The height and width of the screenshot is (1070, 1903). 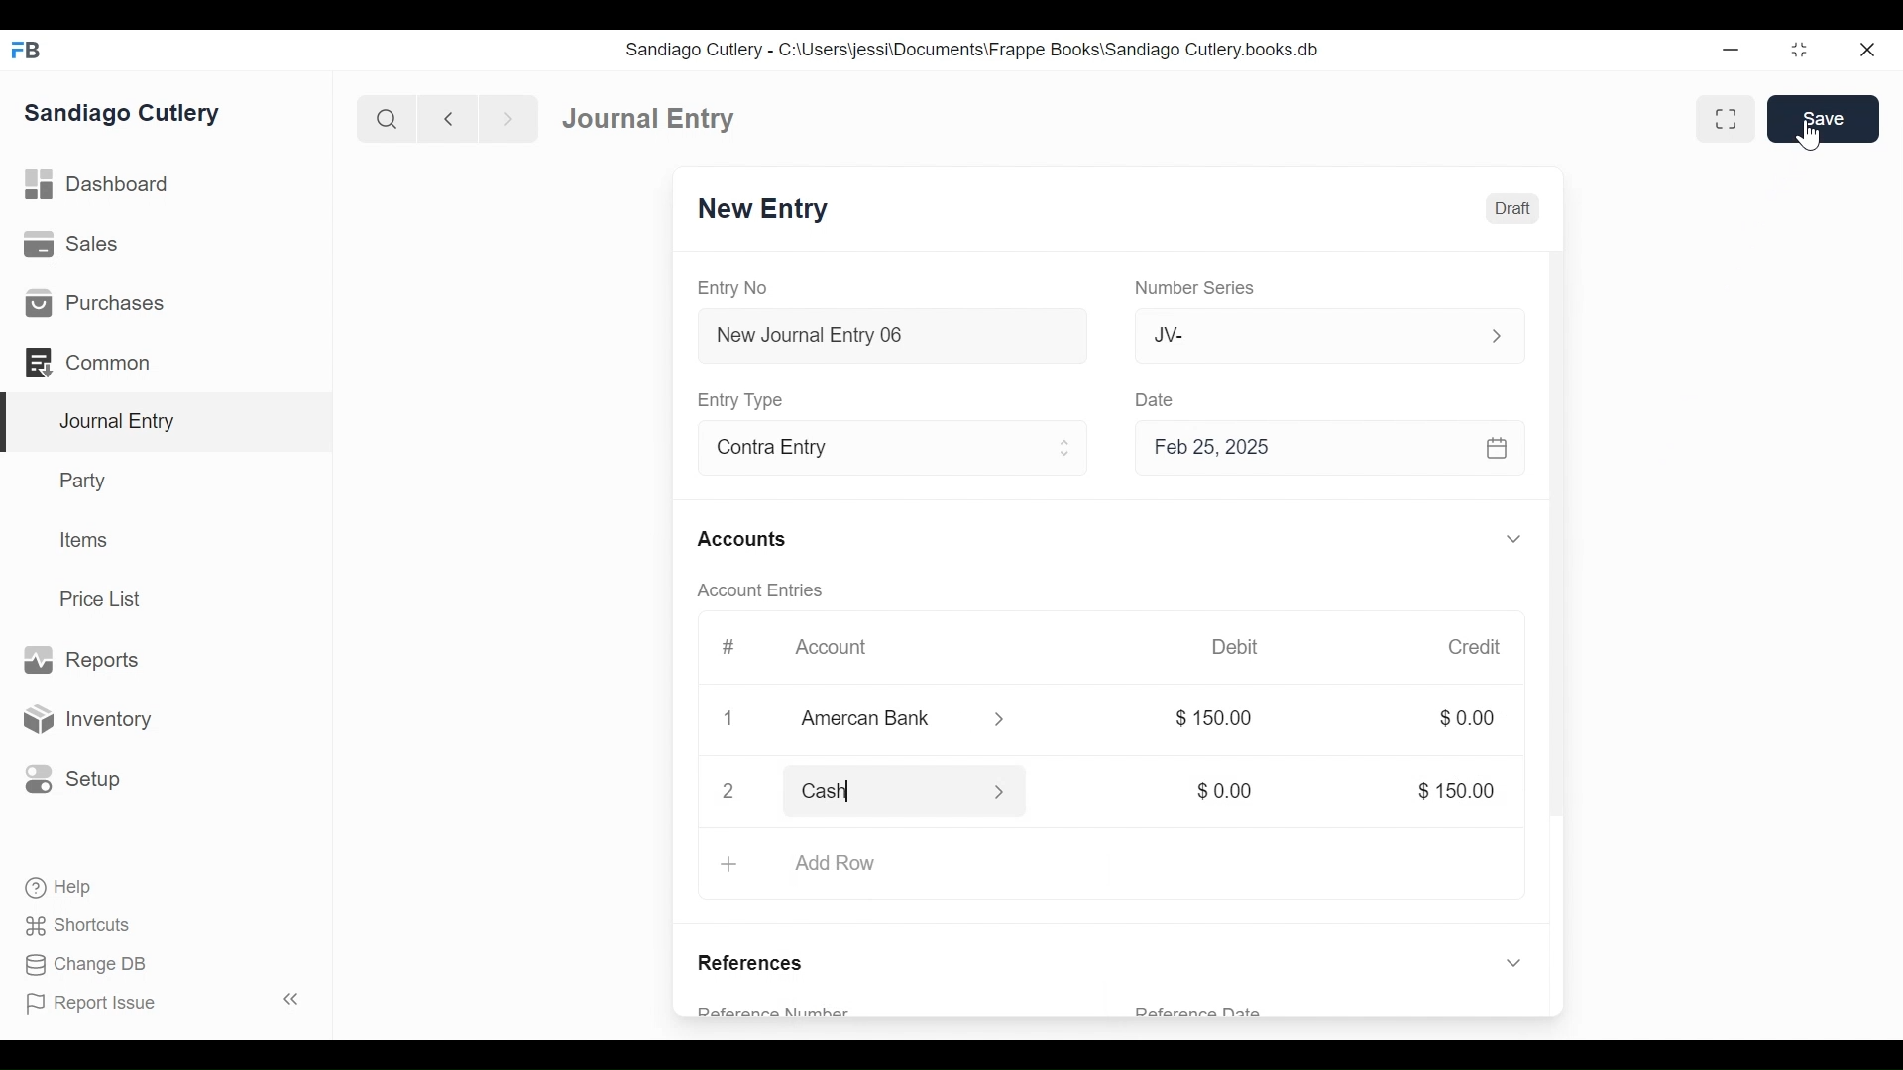 I want to click on Change DB, so click(x=89, y=967).